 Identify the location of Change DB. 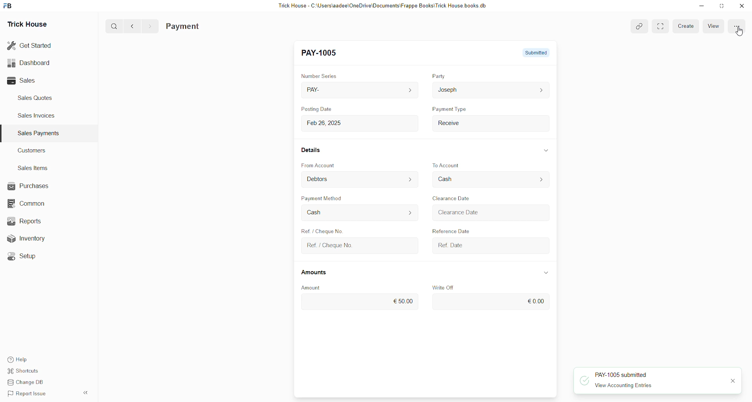
(28, 382).